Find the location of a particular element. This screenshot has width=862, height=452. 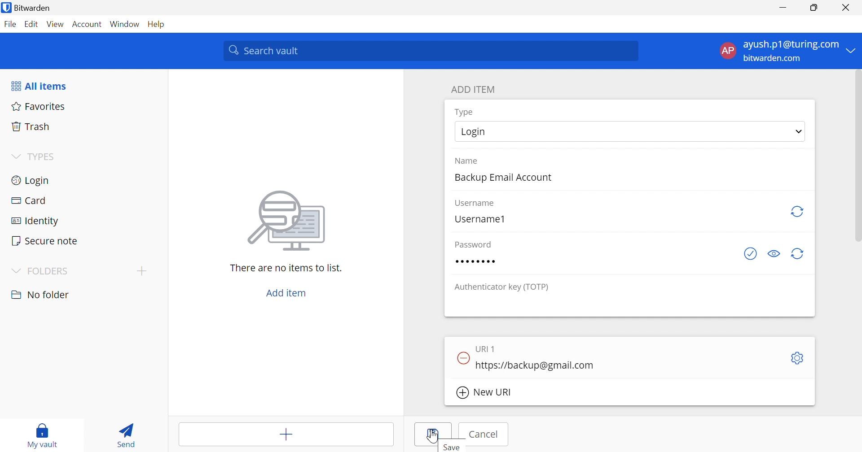

File is located at coordinates (10, 24).